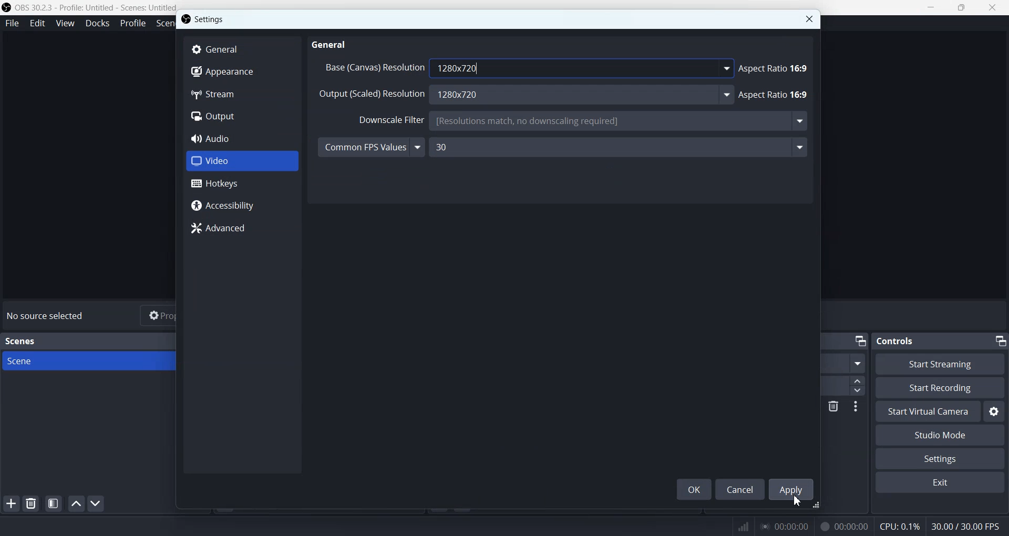 The image size is (1009, 536). I want to click on Window adjuster, so click(818, 506).